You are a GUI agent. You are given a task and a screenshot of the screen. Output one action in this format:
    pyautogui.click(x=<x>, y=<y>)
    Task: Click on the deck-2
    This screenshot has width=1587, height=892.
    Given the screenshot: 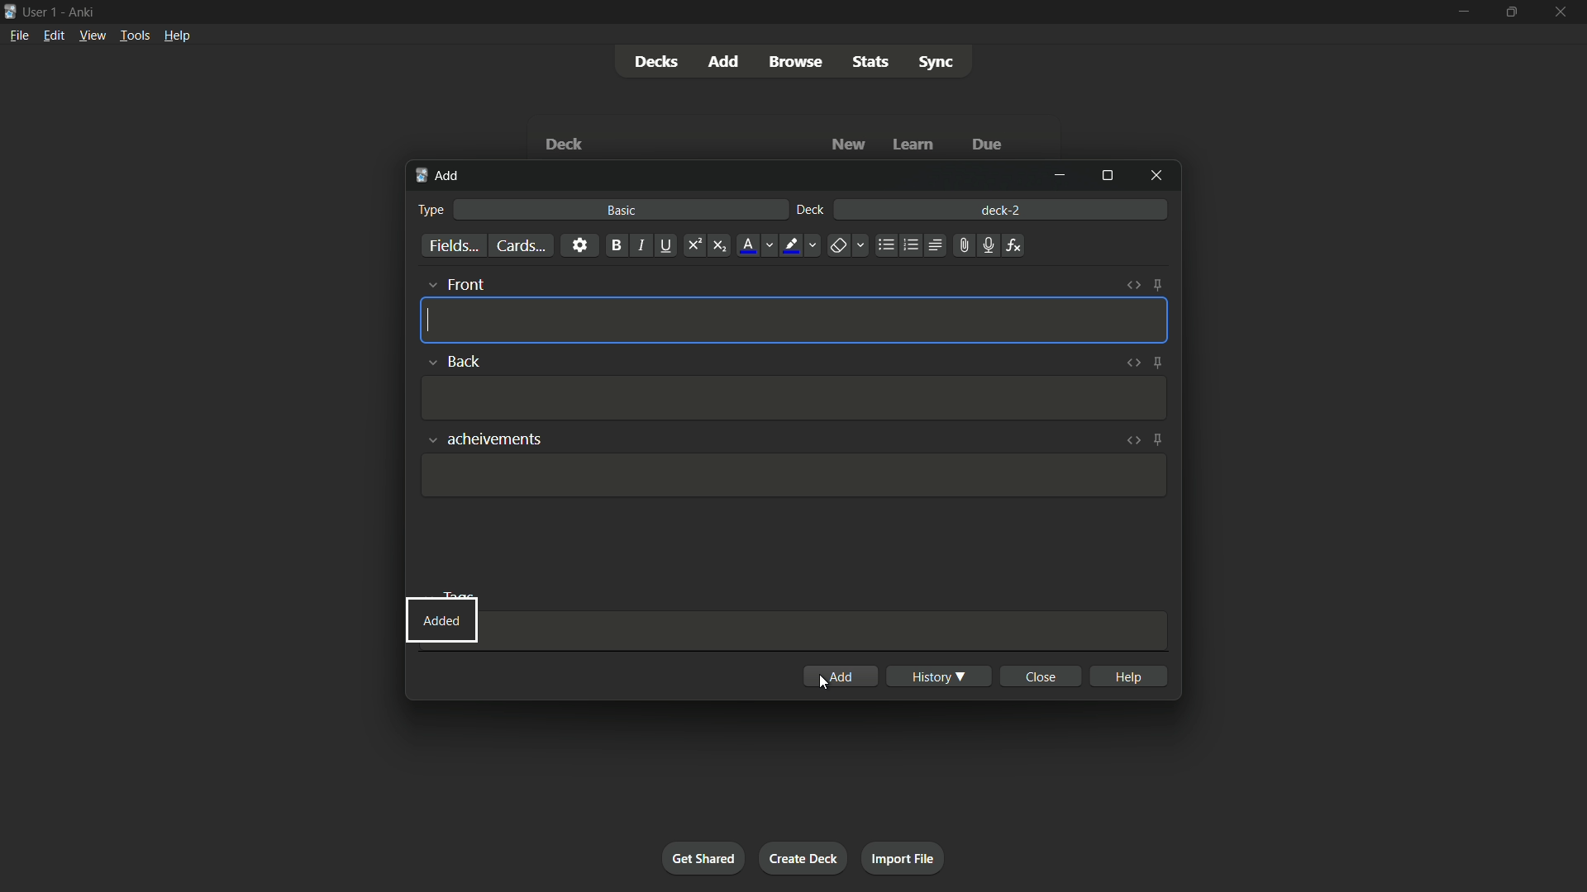 What is the action you would take?
    pyautogui.click(x=1003, y=209)
    